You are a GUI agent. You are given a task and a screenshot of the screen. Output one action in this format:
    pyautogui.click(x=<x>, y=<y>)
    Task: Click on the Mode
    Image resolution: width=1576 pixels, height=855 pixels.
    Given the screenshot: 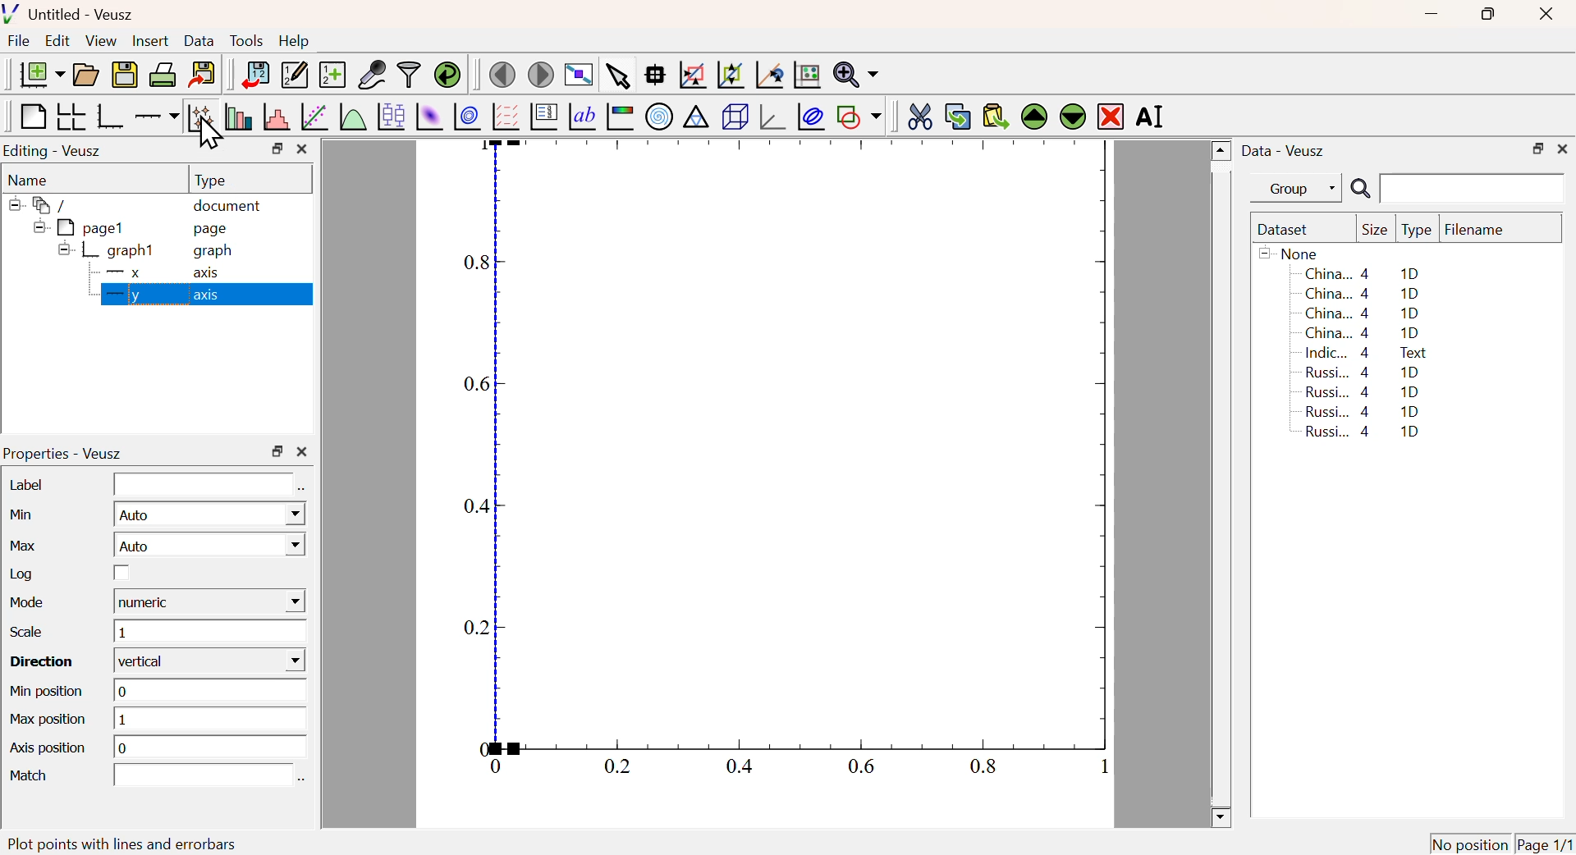 What is the action you would take?
    pyautogui.click(x=31, y=604)
    